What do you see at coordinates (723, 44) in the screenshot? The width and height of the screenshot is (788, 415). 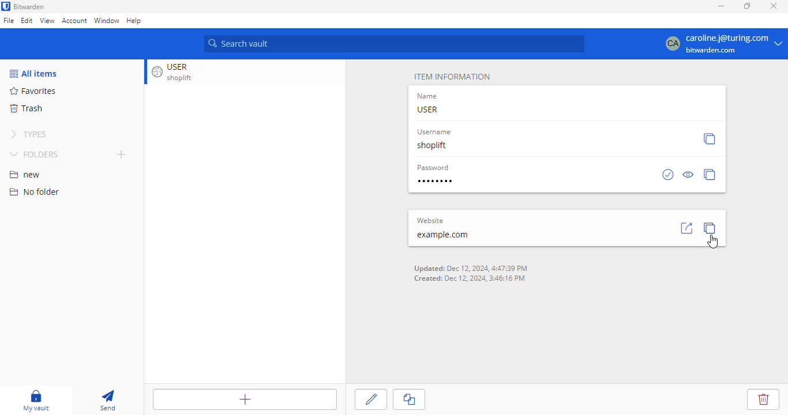 I see `caroline.j@turing.com  bitwarden.com` at bounding box center [723, 44].